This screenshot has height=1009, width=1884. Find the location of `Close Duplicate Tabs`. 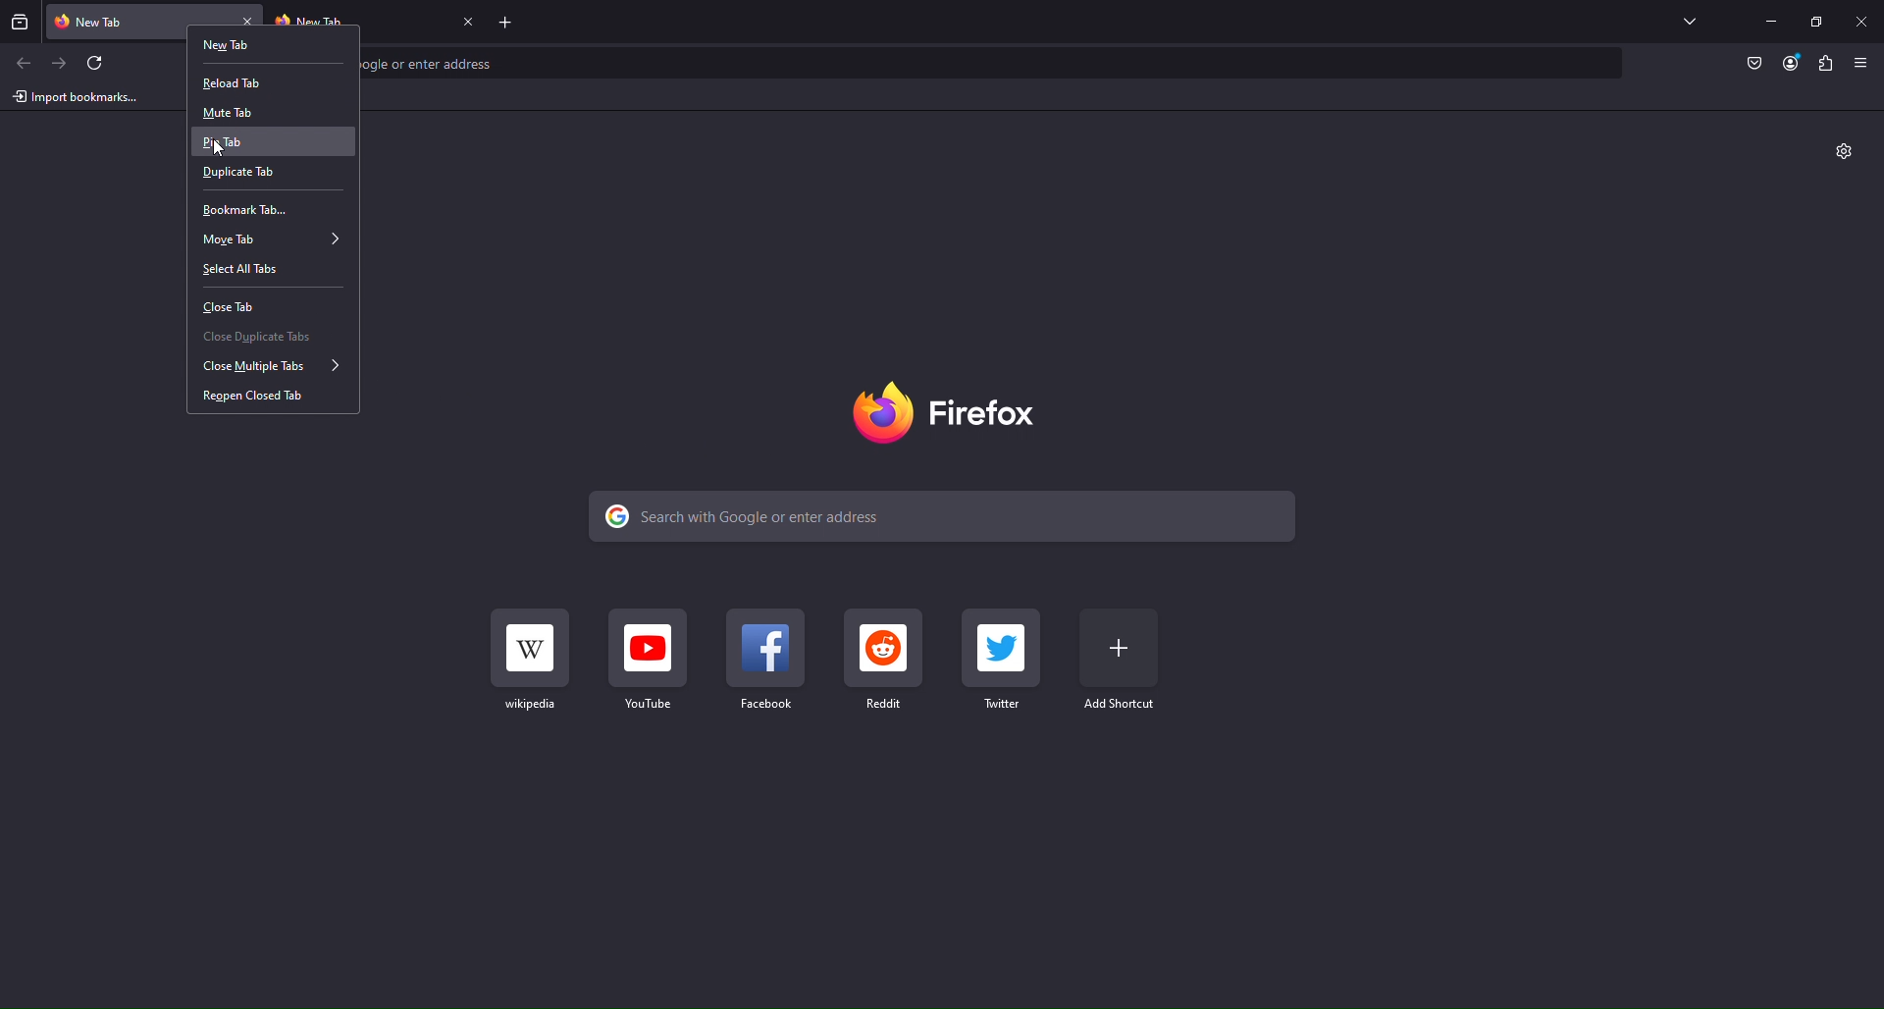

Close Duplicate Tabs is located at coordinates (273, 334).